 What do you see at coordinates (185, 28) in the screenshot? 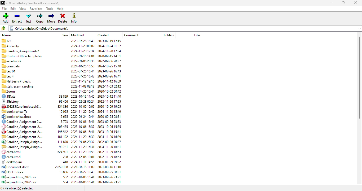
I see `current folder` at bounding box center [185, 28].